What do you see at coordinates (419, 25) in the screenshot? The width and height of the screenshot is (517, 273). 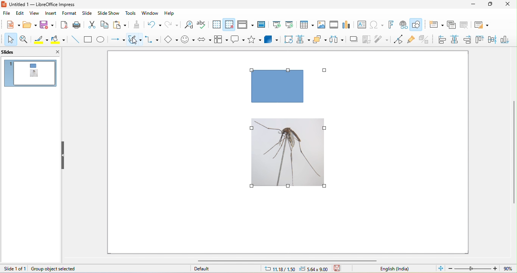 I see `show draw function` at bounding box center [419, 25].